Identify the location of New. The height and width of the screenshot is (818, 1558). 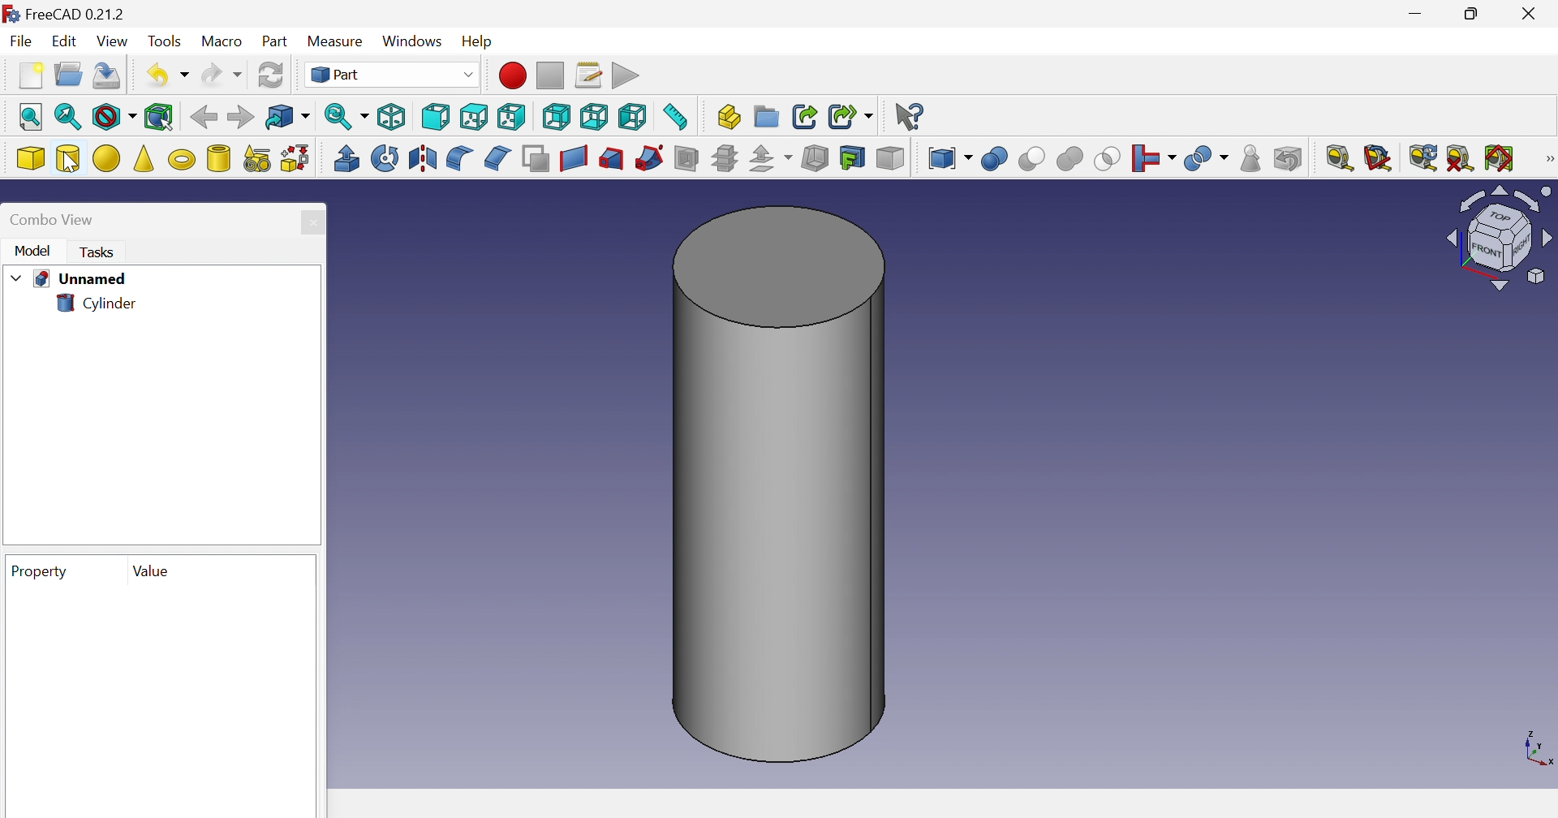
(28, 76).